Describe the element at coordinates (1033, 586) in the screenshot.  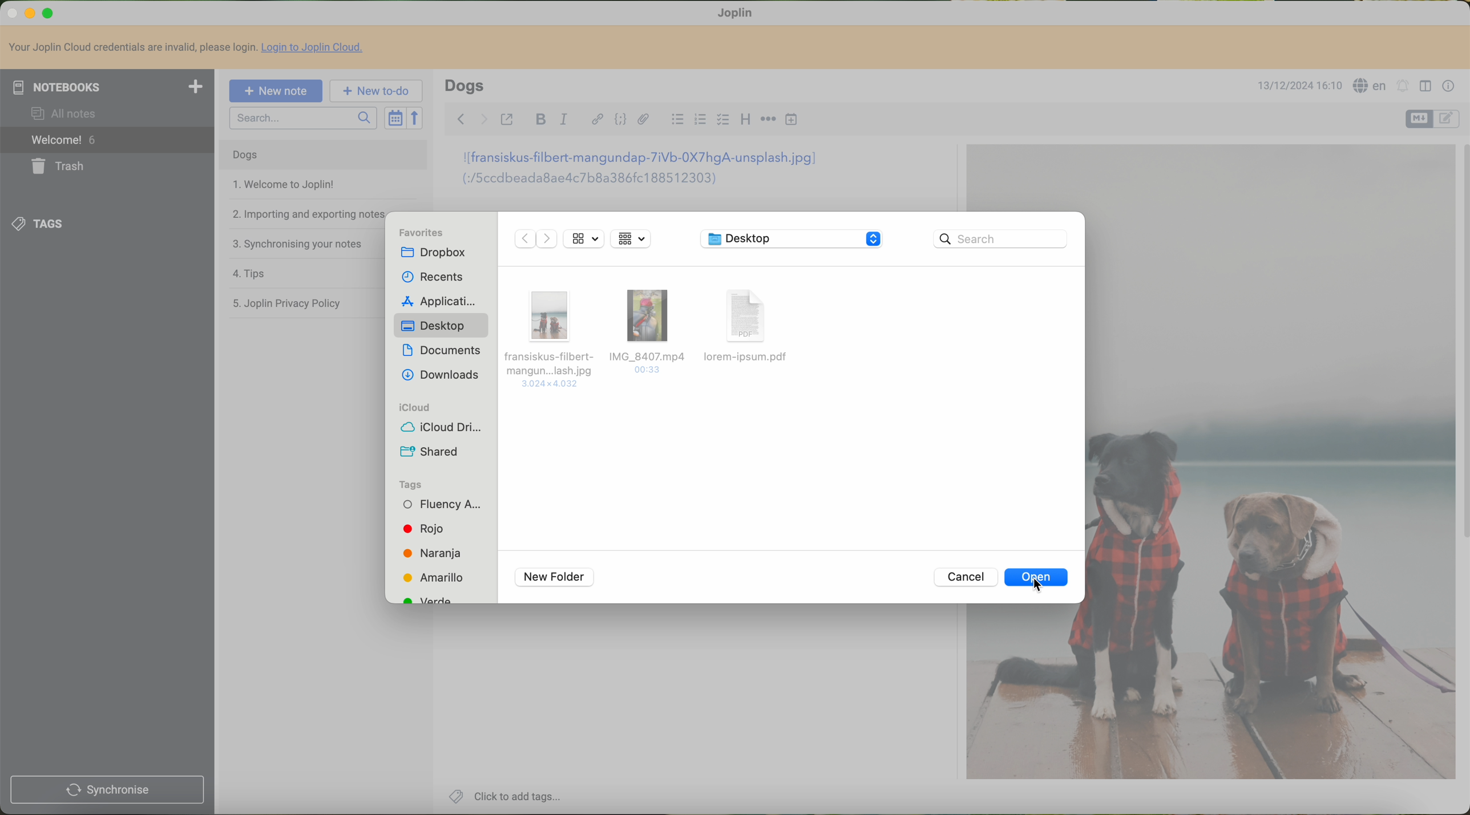
I see `cursor` at that location.